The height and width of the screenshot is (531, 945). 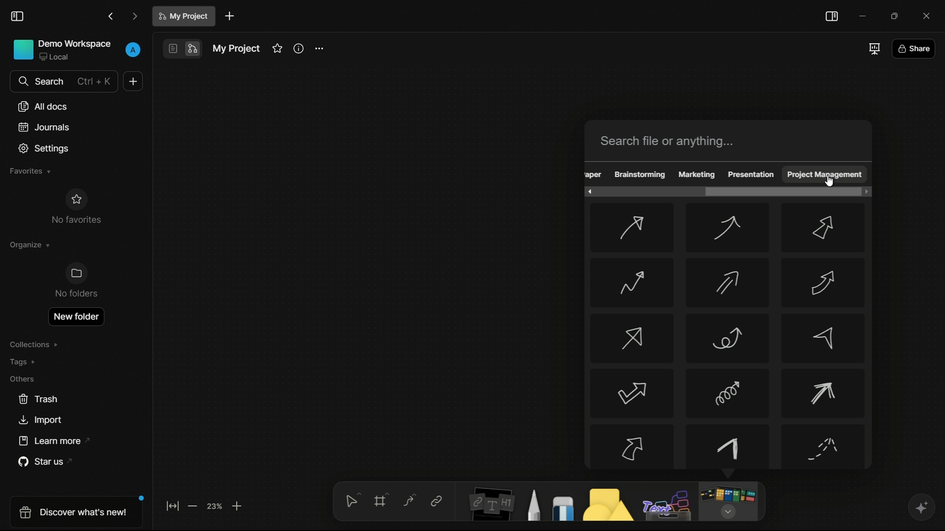 I want to click on arrow-9, so click(x=821, y=338).